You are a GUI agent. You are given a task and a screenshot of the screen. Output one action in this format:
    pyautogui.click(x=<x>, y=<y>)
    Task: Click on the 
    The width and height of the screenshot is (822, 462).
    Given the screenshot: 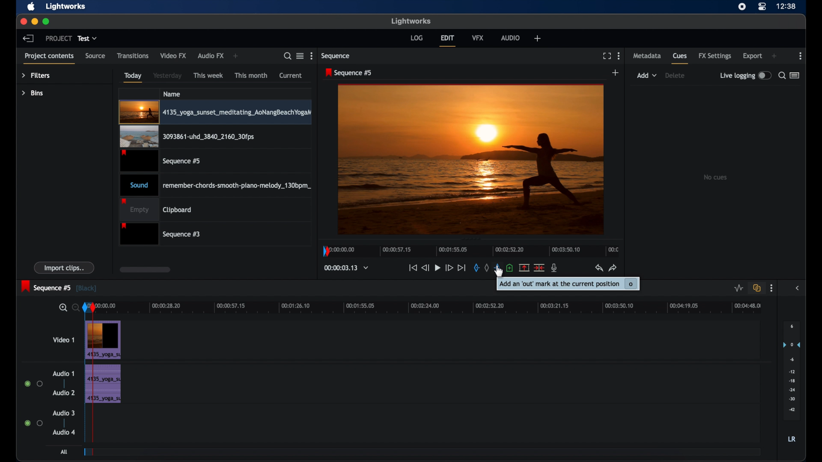 What is the action you would take?
    pyautogui.click(x=524, y=267)
    